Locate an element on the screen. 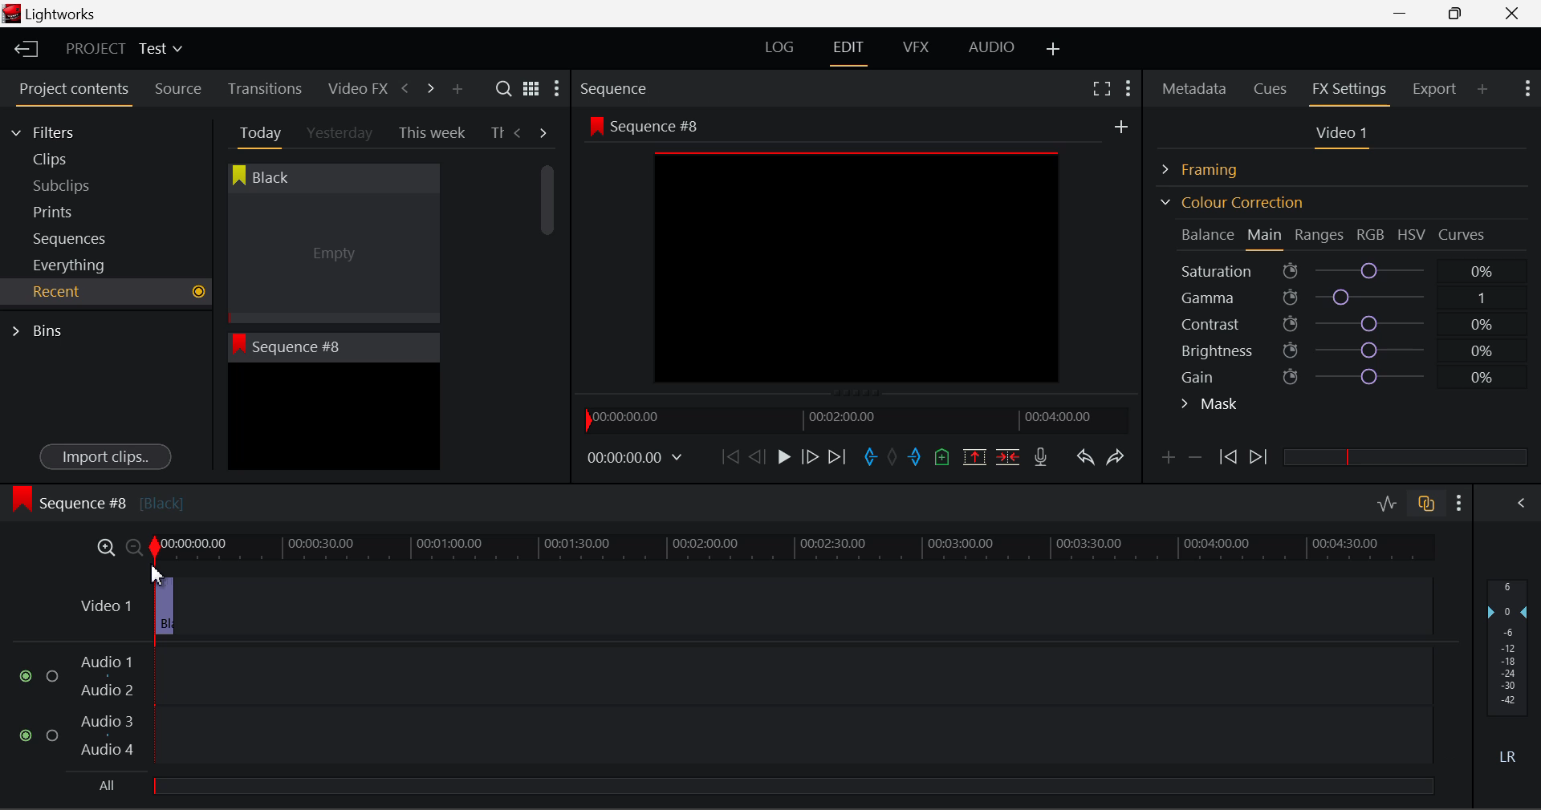 The width and height of the screenshot is (1541, 810). Show Settings is located at coordinates (555, 92).